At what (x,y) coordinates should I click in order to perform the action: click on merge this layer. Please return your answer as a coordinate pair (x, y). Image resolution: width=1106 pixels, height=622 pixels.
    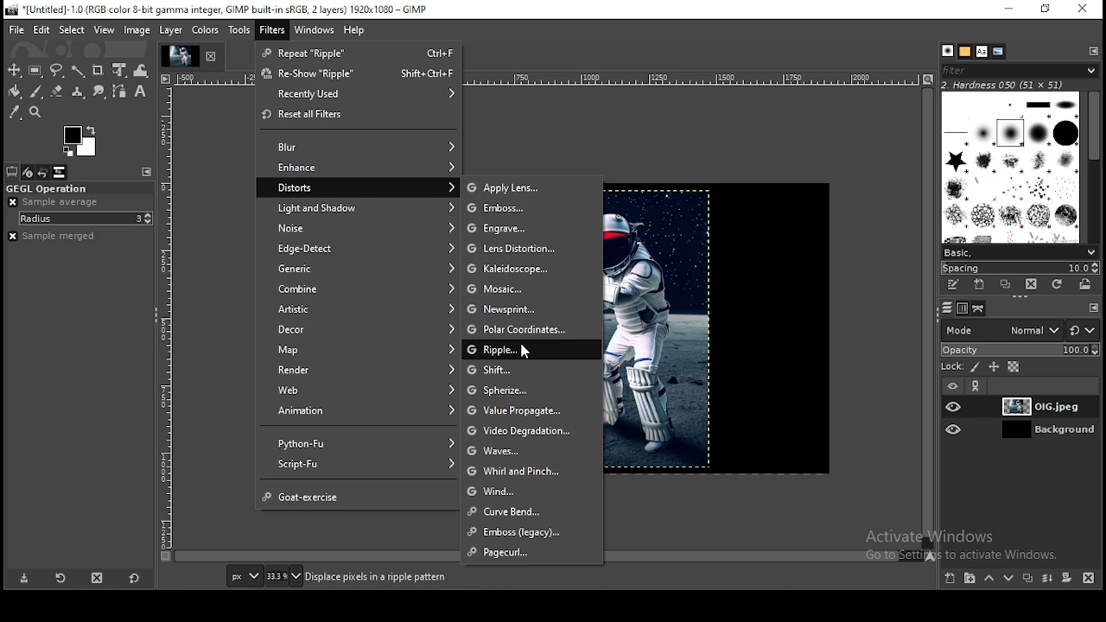
    Looking at the image, I should click on (1048, 579).